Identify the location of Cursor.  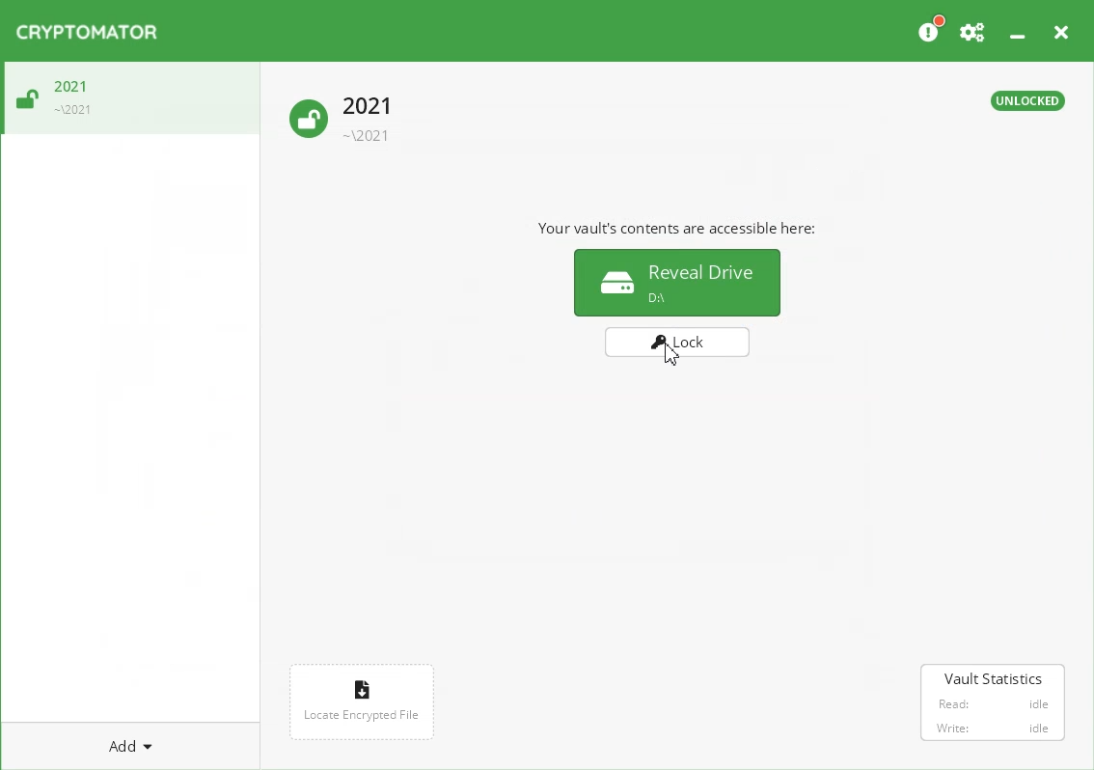
(672, 353).